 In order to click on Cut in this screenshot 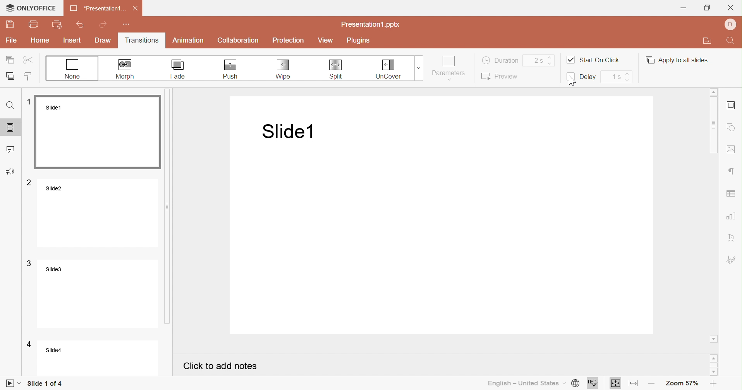, I will do `click(31, 61)`.